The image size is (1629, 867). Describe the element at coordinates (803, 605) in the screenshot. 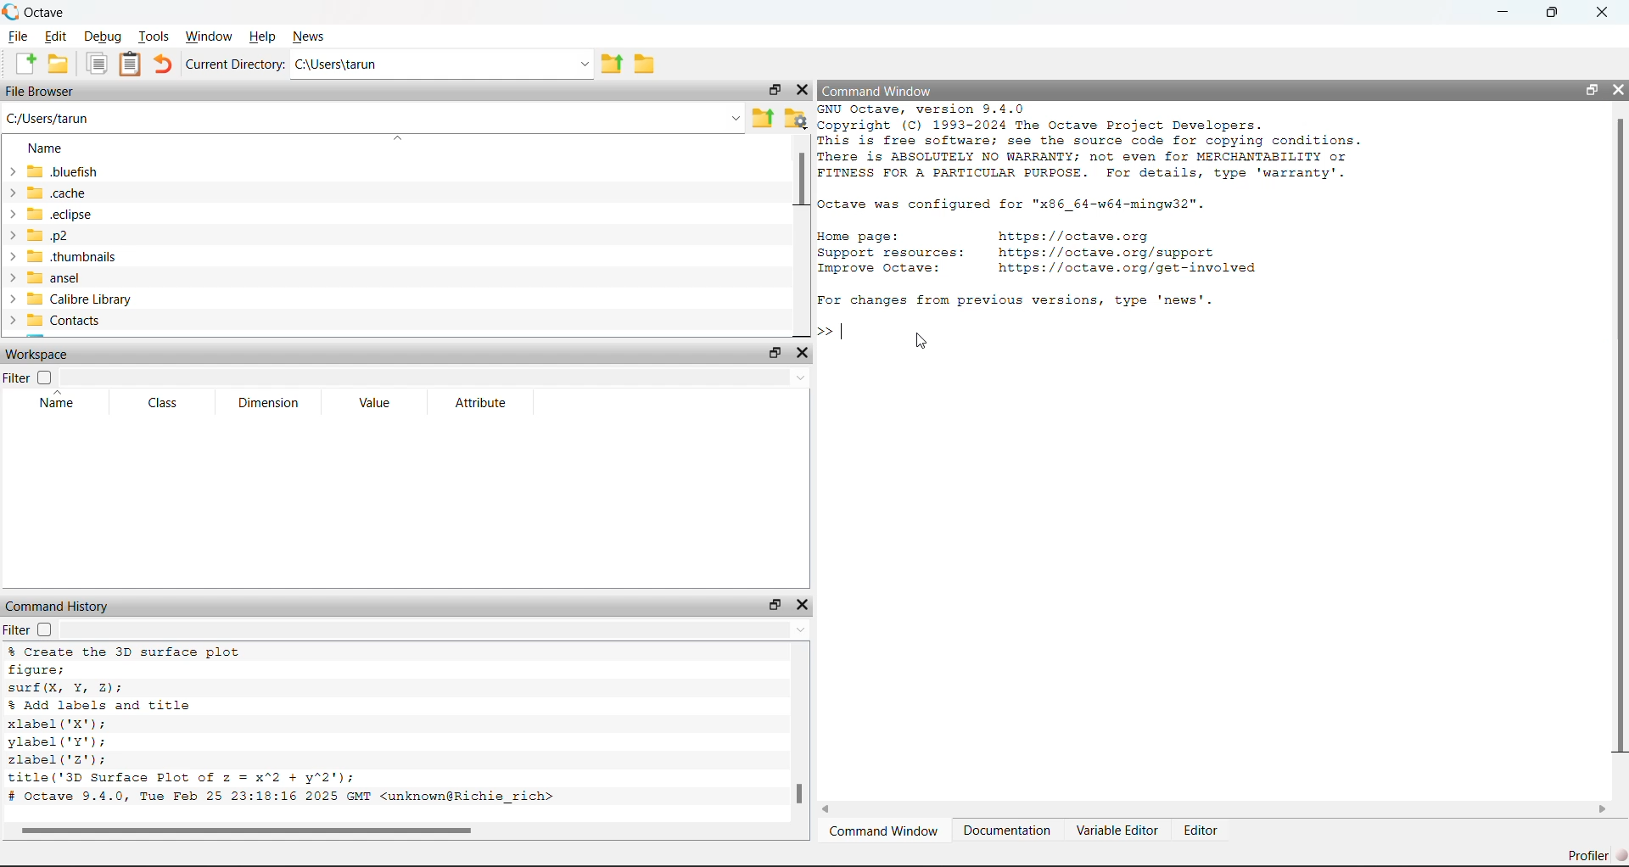

I see `Close` at that location.